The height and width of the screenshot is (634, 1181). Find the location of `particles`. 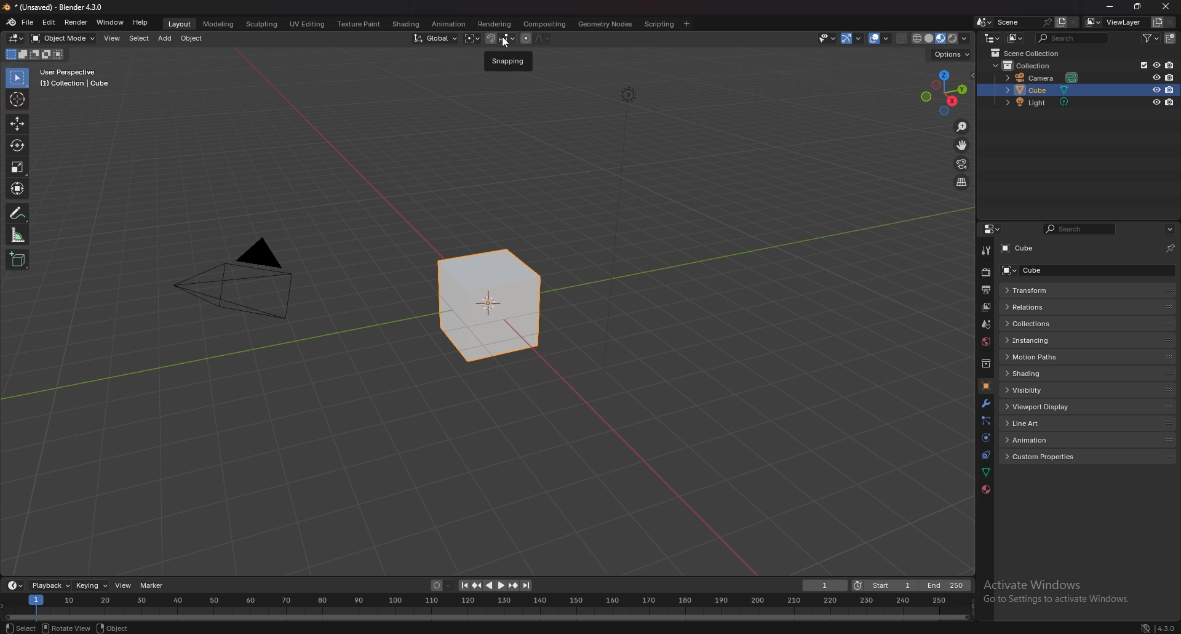

particles is located at coordinates (985, 420).